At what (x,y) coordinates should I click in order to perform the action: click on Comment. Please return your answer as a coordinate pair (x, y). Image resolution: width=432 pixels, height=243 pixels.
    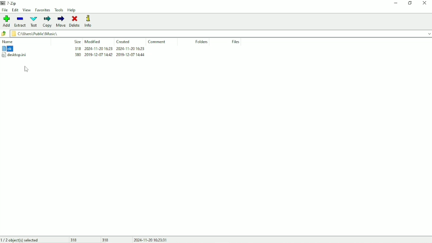
    Looking at the image, I should click on (157, 42).